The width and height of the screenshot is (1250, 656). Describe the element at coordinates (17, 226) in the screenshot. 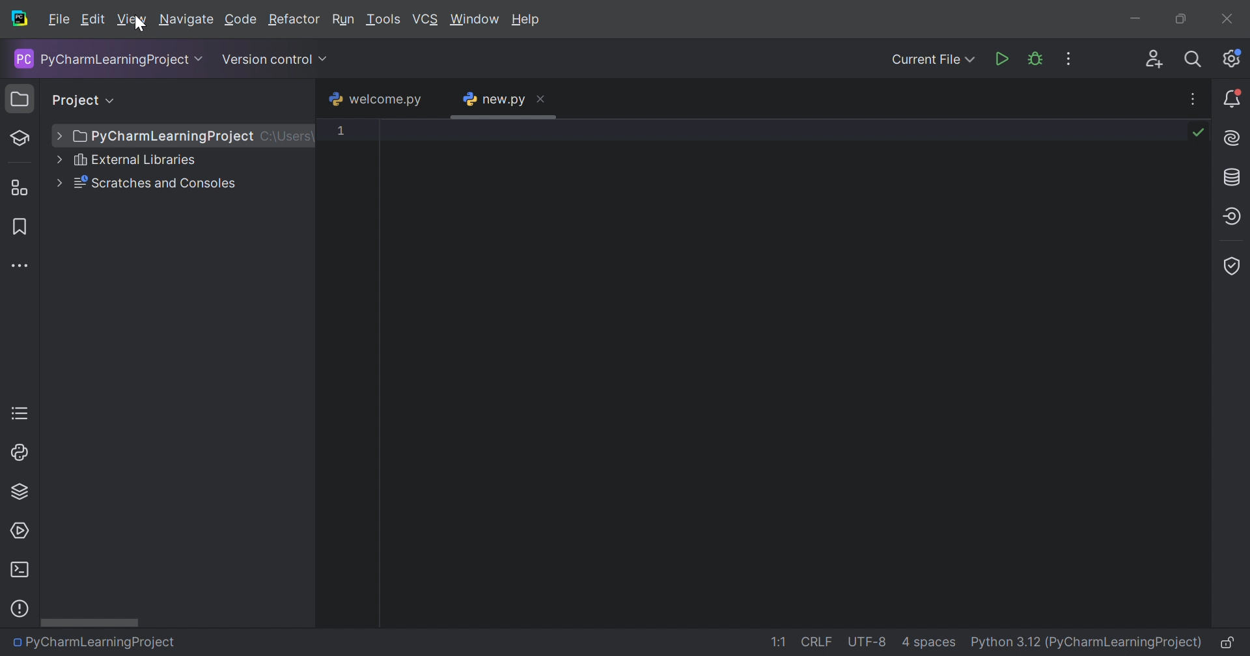

I see `Bookmark` at that location.